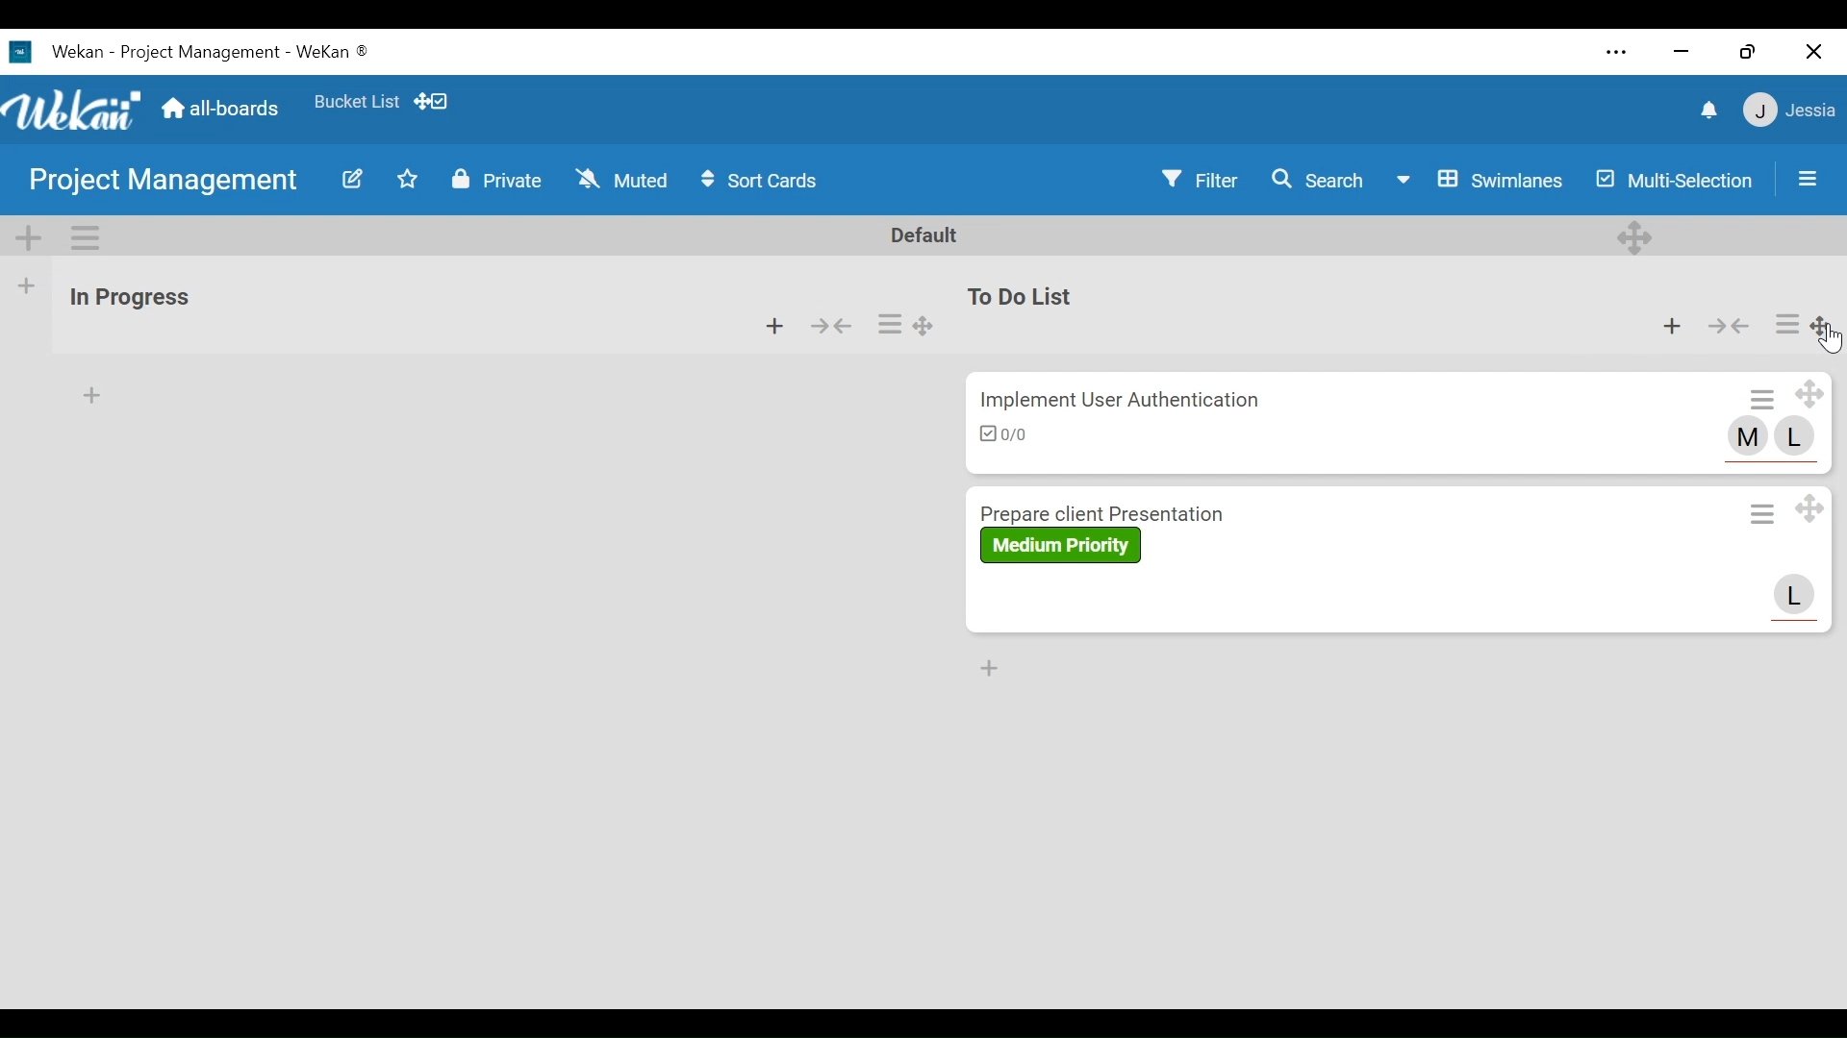  Describe the element at coordinates (1808, 509) in the screenshot. I see `Drag Card` at that location.